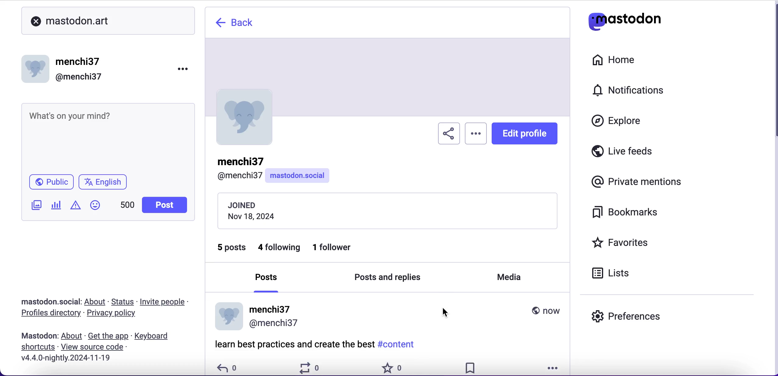  I want to click on favorite, so click(391, 366).